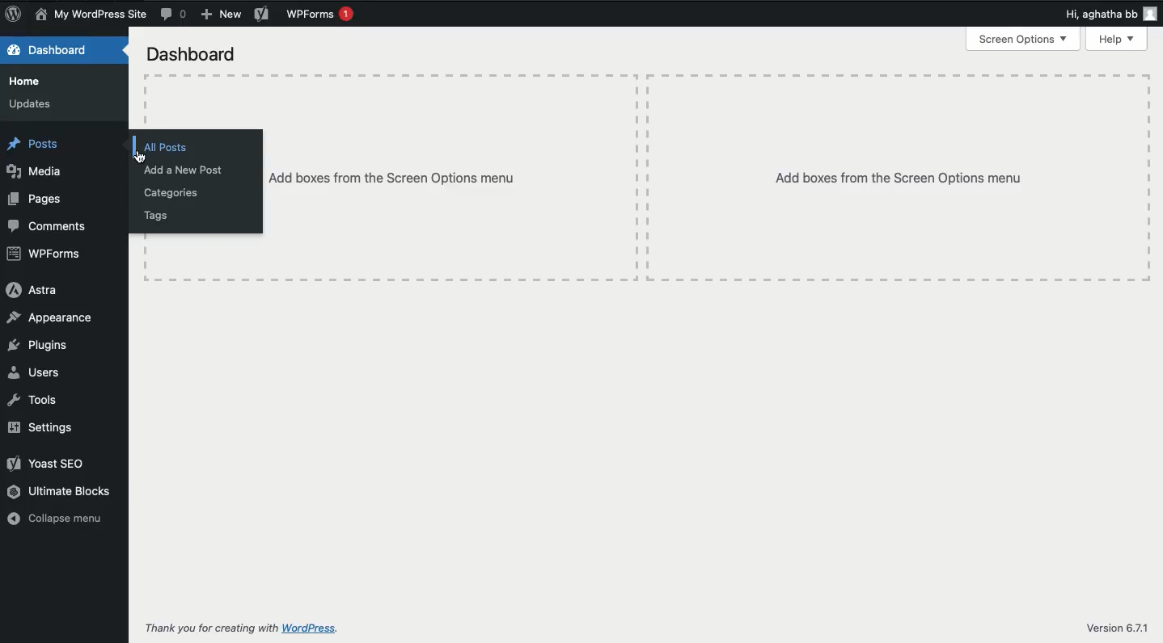 The width and height of the screenshot is (1163, 643). What do you see at coordinates (176, 15) in the screenshot?
I see `Comments` at bounding box center [176, 15].